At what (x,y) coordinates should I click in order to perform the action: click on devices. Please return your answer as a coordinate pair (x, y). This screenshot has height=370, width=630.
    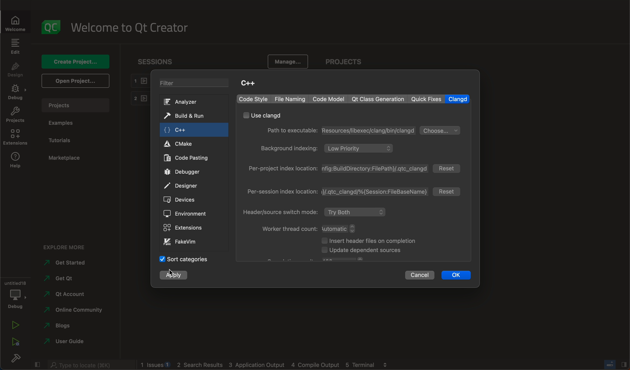
    Looking at the image, I should click on (186, 116).